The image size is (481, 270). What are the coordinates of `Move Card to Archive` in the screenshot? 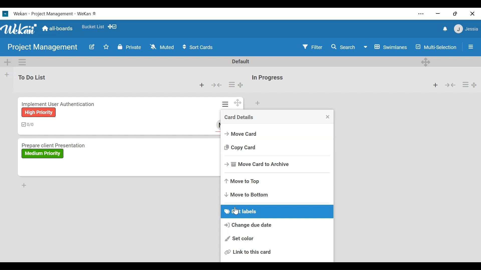 It's located at (277, 165).